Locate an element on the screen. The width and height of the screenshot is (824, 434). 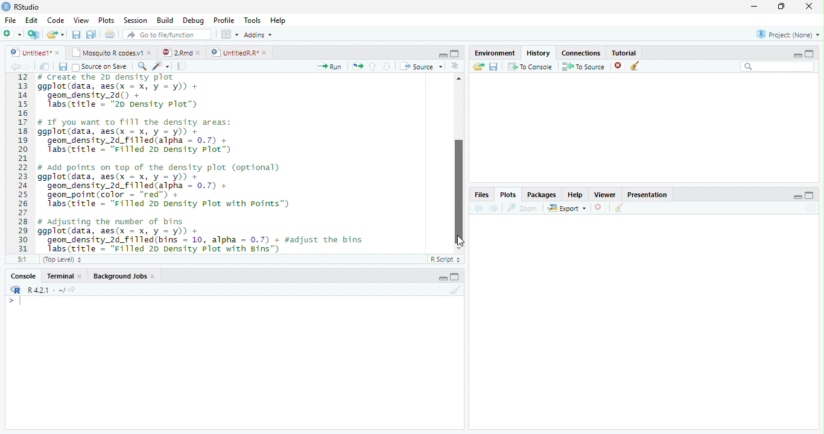
File is located at coordinates (10, 21).